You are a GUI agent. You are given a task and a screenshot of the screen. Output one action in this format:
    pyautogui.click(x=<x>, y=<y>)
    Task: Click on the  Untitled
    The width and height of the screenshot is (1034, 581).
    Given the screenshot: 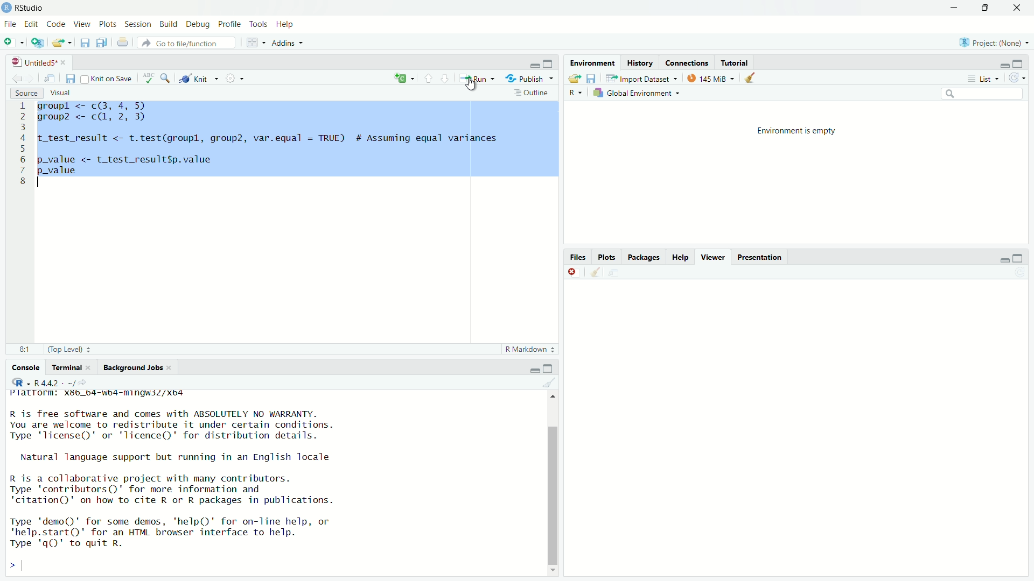 What is the action you would take?
    pyautogui.click(x=38, y=61)
    